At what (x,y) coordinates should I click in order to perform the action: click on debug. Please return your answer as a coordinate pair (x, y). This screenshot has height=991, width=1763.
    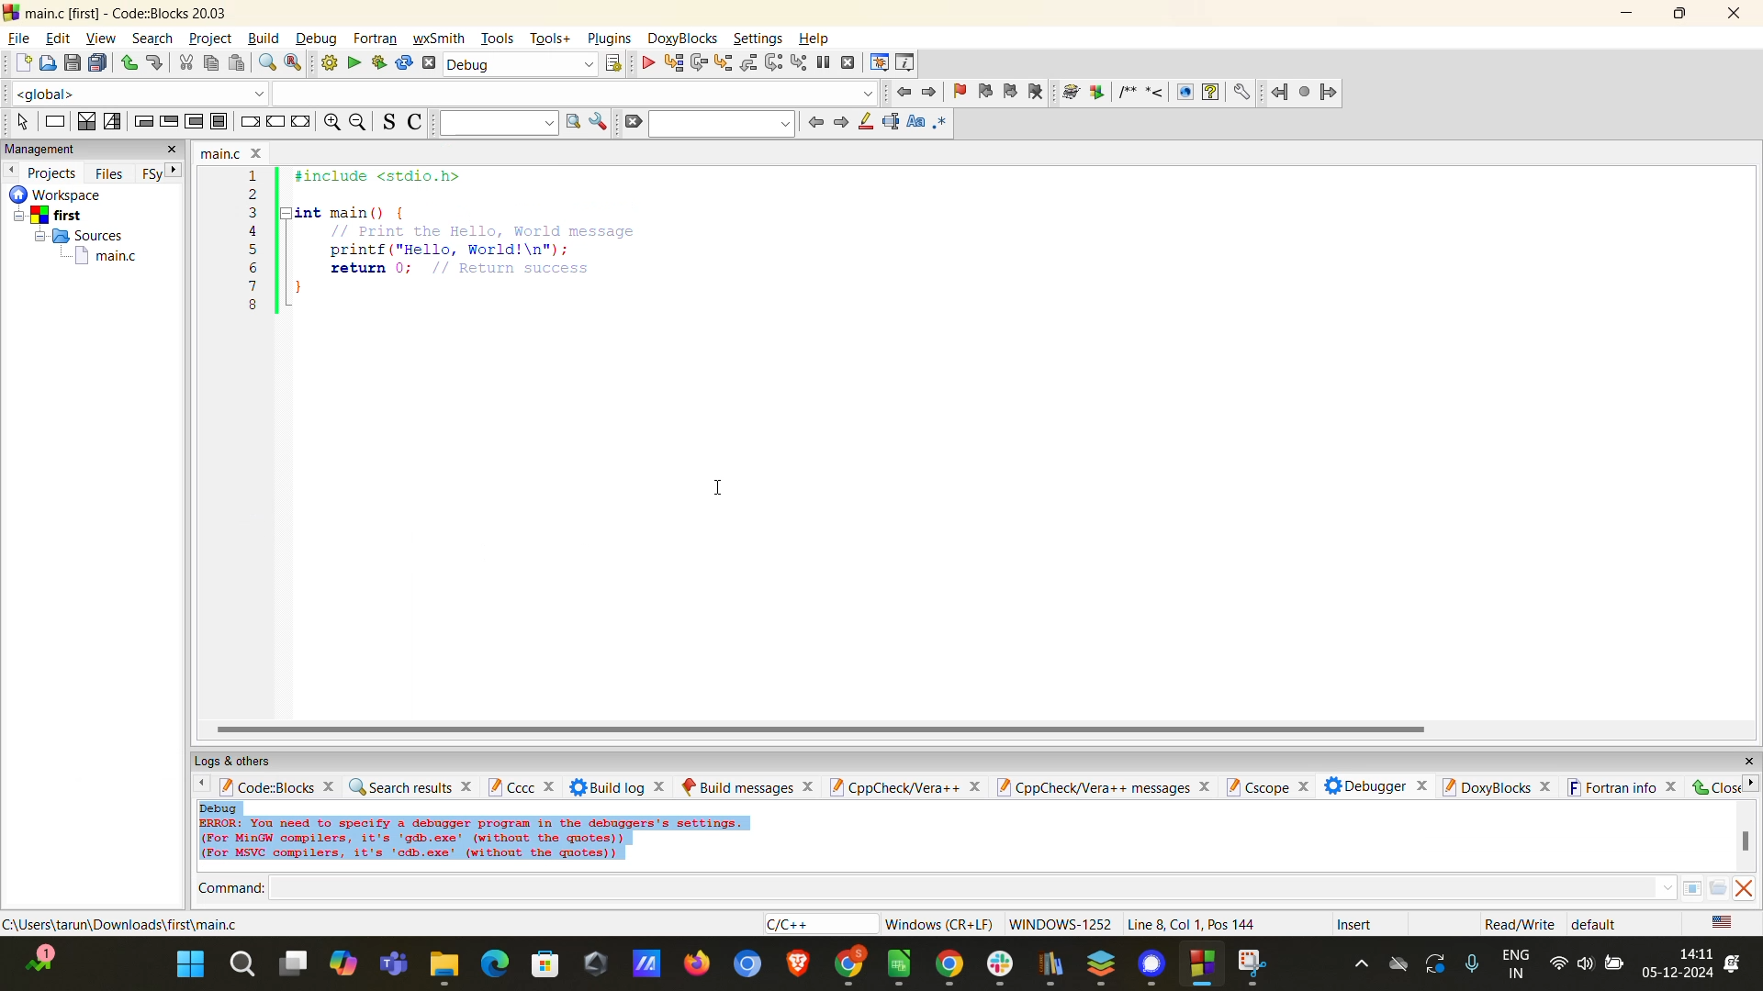
    Looking at the image, I should click on (318, 39).